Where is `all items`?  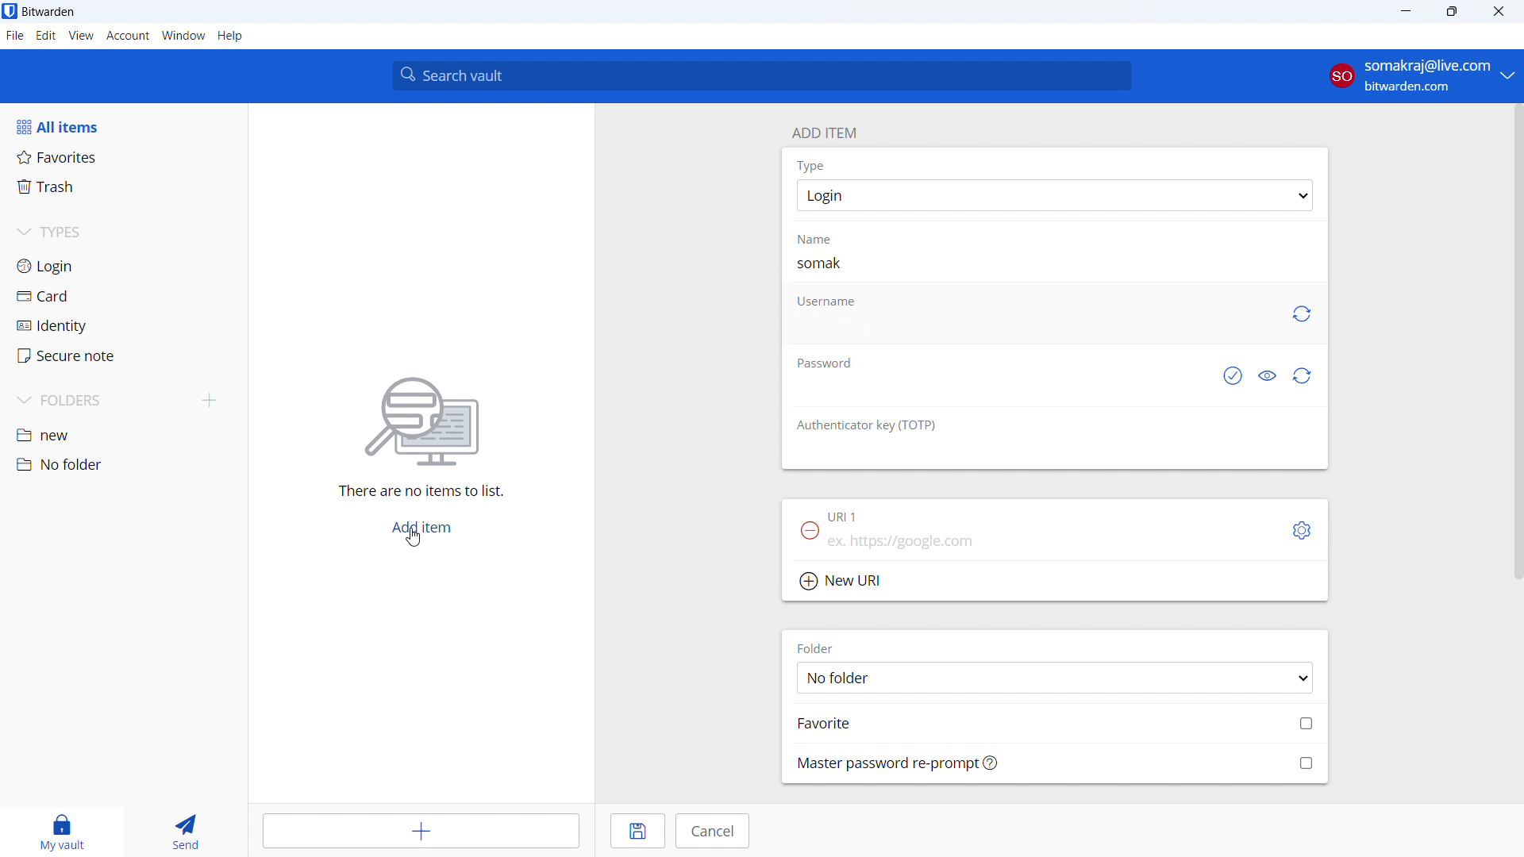
all items is located at coordinates (123, 126).